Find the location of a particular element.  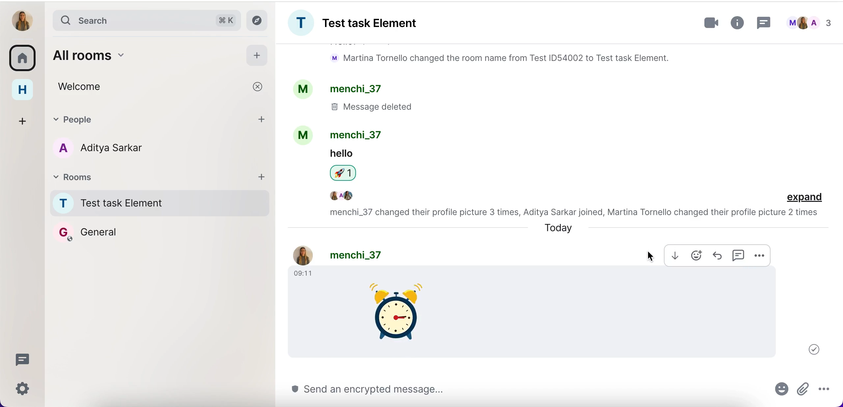

room group is located at coordinates (375, 23).